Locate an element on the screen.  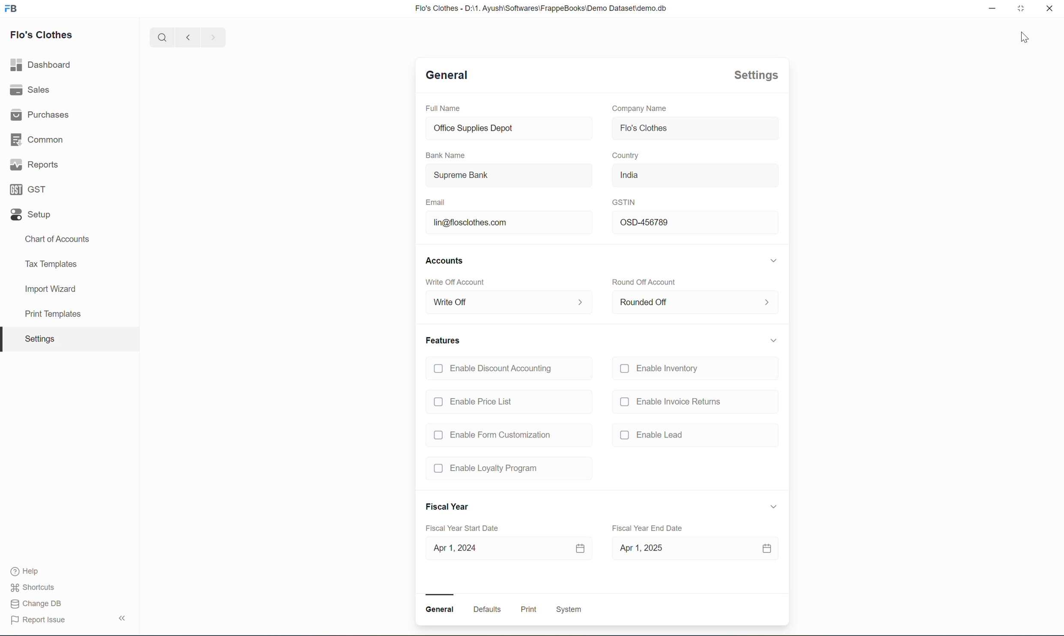
Apr 1, 2024 is located at coordinates (495, 549).